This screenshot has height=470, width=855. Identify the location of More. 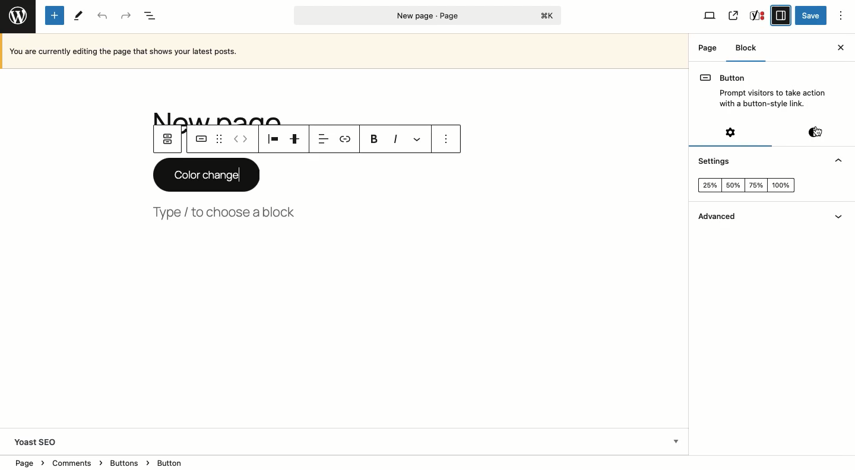
(416, 139).